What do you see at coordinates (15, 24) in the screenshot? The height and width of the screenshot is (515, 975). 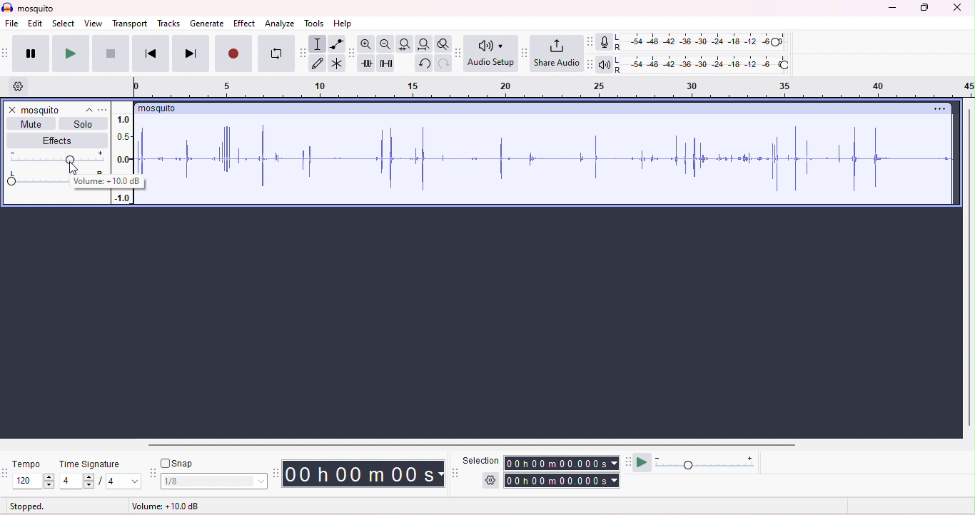 I see `file` at bounding box center [15, 24].